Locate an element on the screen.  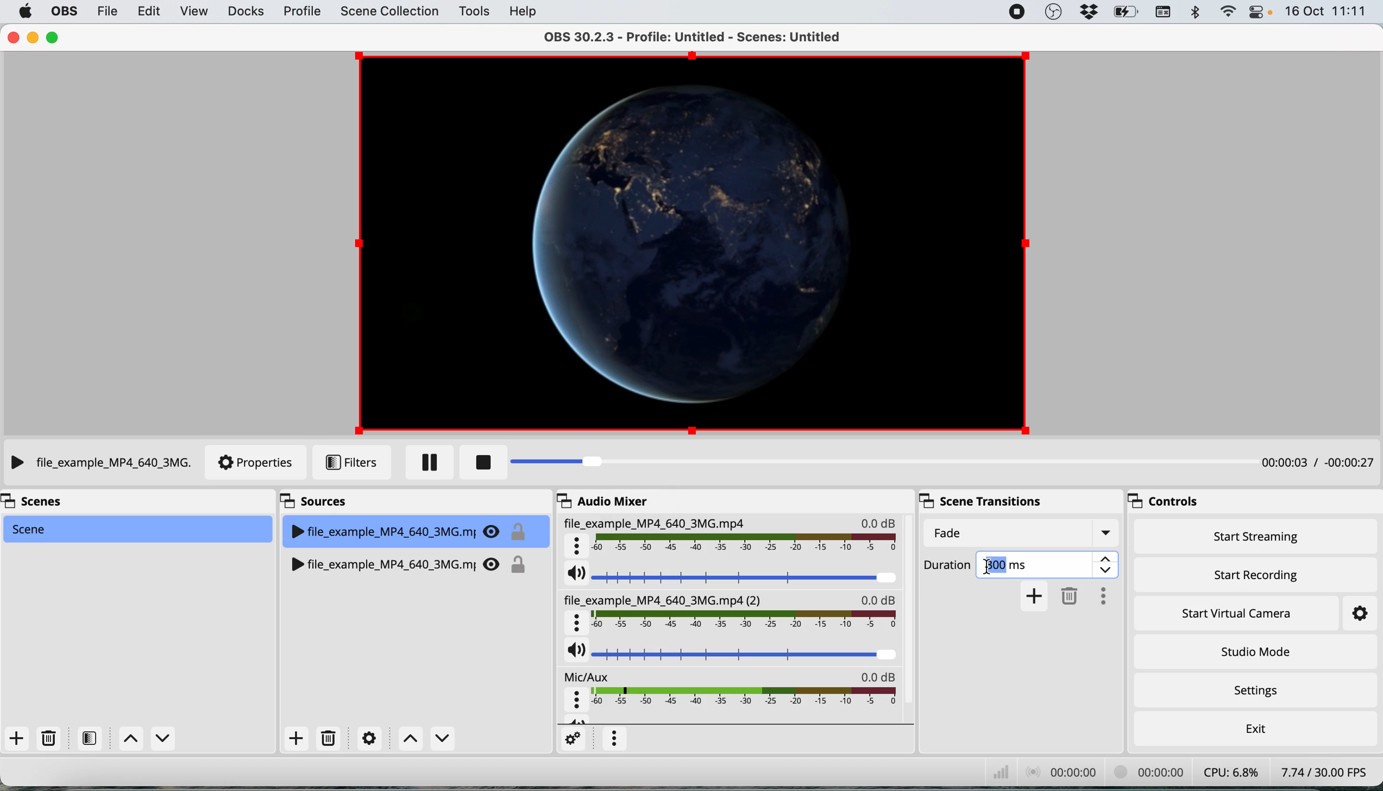
control center is located at coordinates (1255, 12).